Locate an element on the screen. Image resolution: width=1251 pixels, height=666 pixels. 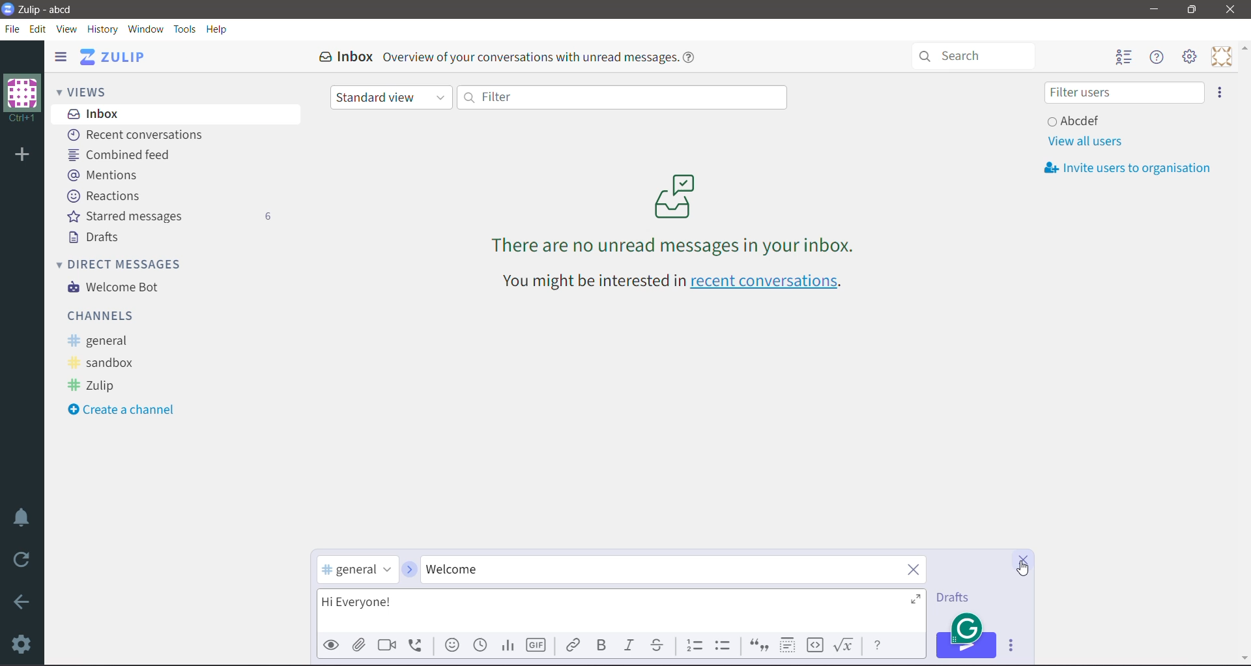
Hide Menu is located at coordinates (1158, 57).